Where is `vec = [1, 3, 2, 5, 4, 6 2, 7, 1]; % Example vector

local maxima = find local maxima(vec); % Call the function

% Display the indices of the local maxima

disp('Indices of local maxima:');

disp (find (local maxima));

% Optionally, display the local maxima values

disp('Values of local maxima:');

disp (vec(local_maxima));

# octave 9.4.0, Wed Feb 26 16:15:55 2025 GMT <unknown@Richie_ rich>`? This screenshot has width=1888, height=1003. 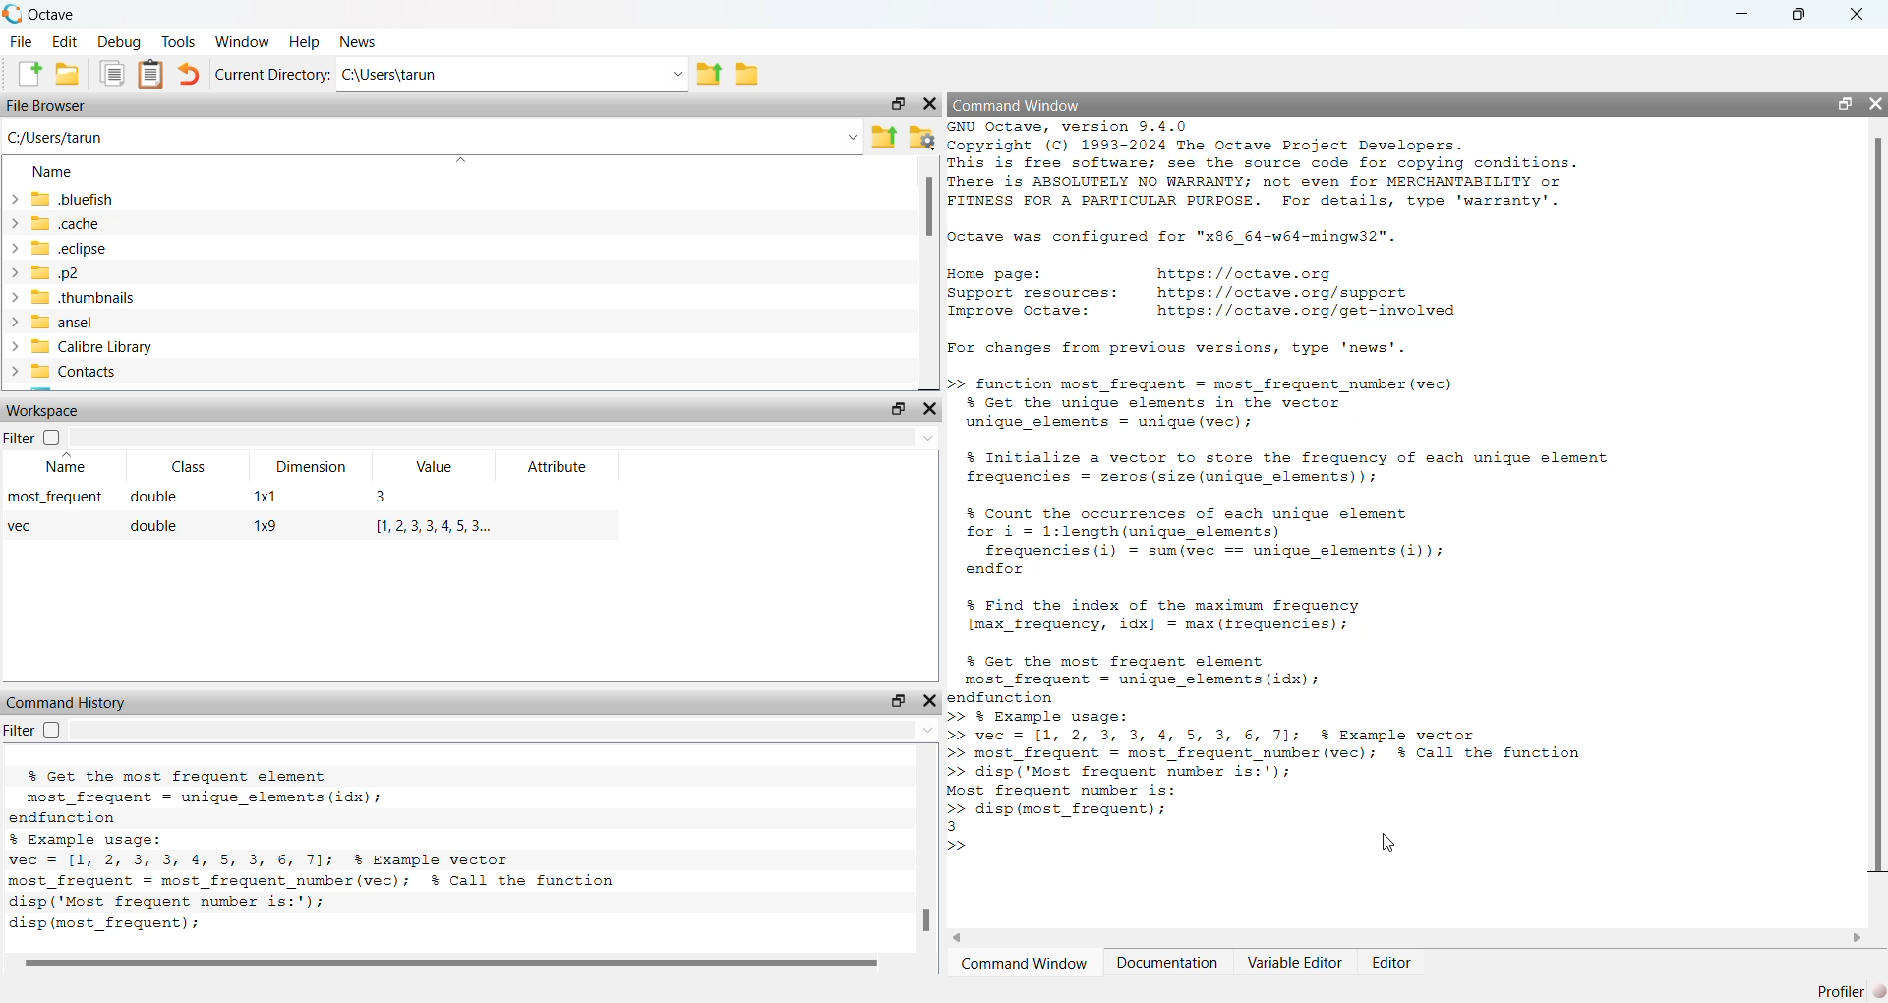 vec = [1, 3, 2, 5, 4, 6 2, 7, 1]; % Example vector

local maxima = find local maxima(vec); % Call the function

% Display the indices of the local maxima

disp('Indices of local maxima:');

disp (find (local maxima));

% Optionally, display the local maxima values

disp('Values of local maxima:');

disp (vec(local_maxima));

# octave 9.4.0, Wed Feb 26 16:15:55 2025 GMT <unknown@Richie_ rich> is located at coordinates (372, 845).